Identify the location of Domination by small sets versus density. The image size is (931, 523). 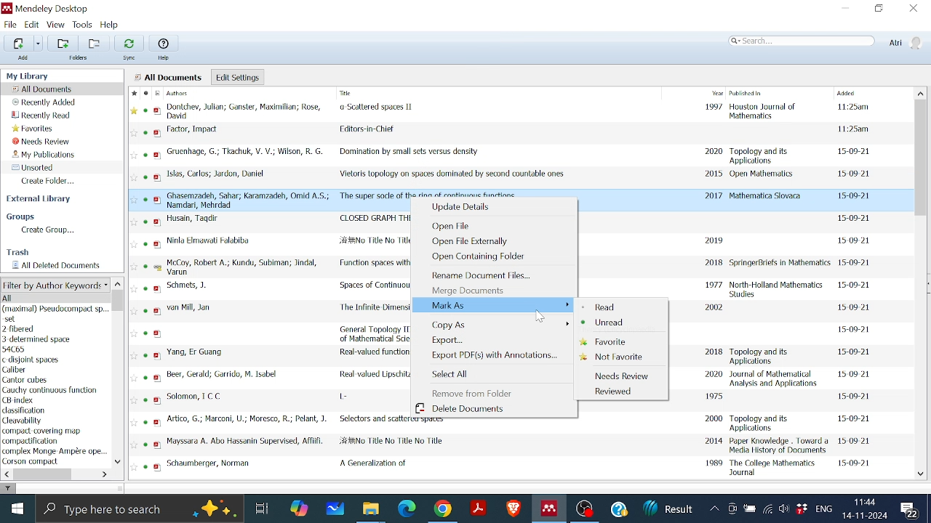
(513, 156).